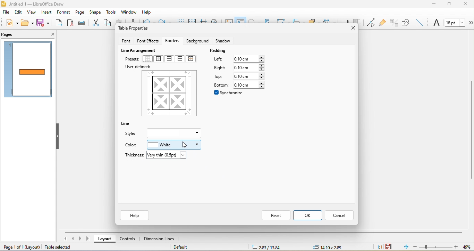  What do you see at coordinates (170, 59) in the screenshot?
I see `outer border and horizontal line` at bounding box center [170, 59].